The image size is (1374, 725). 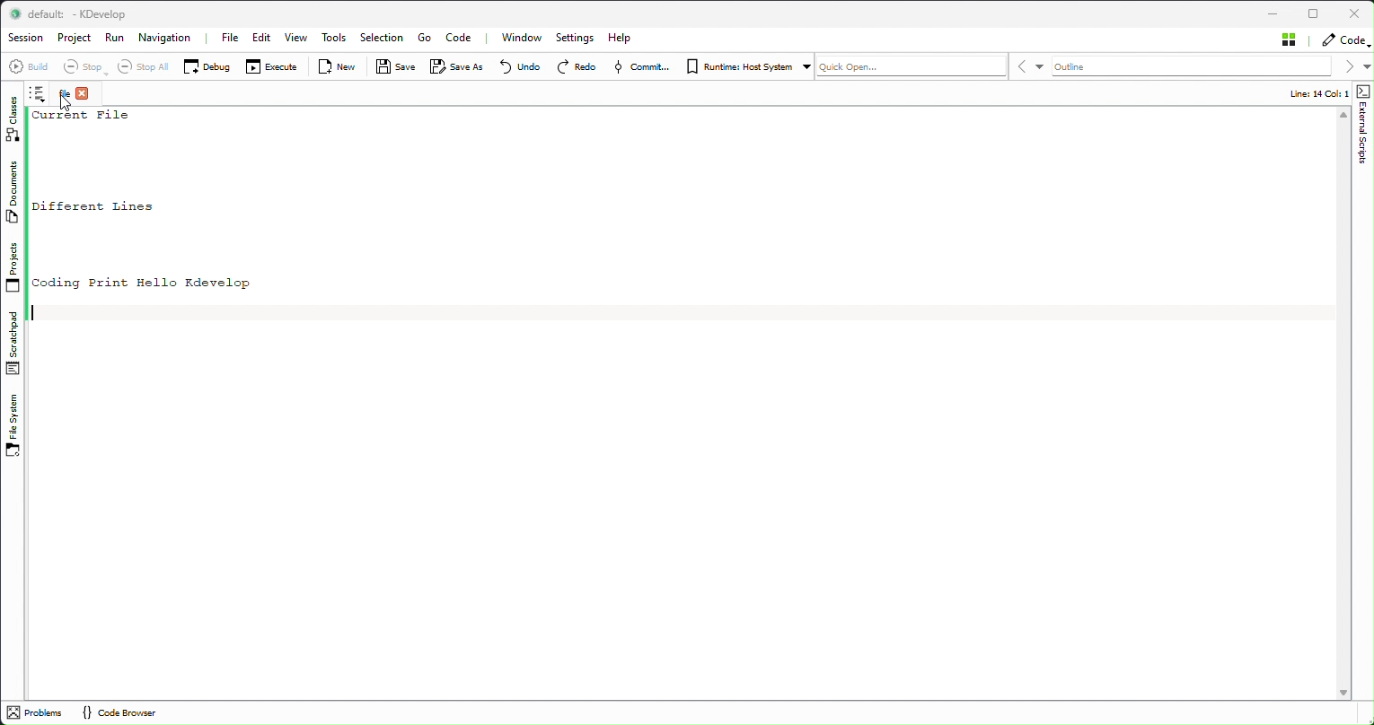 I want to click on Quickopen, so click(x=912, y=68).